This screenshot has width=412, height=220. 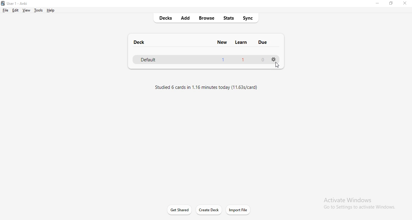 I want to click on default, so click(x=201, y=60).